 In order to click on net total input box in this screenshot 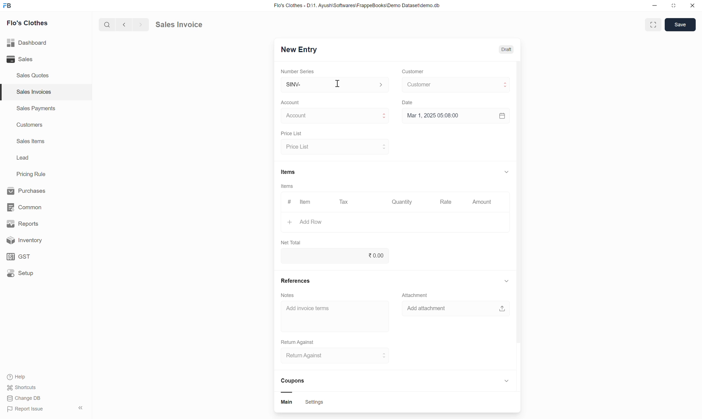, I will do `click(335, 257)`.